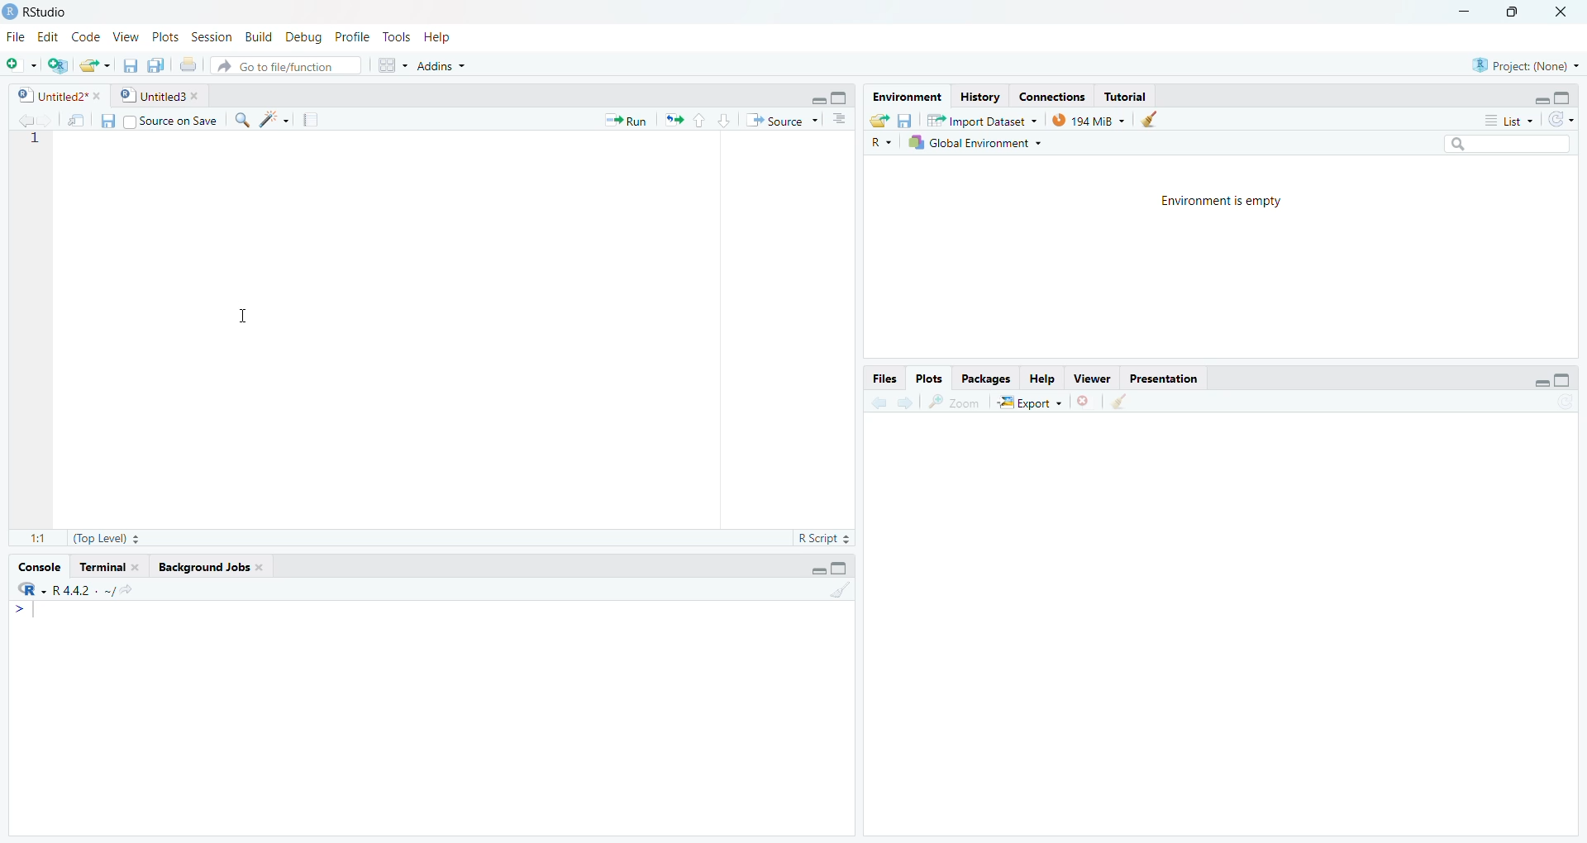 Image resolution: width=1587 pixels, height=843 pixels. What do you see at coordinates (1089, 120) in the screenshot?
I see `194 MiB` at bounding box center [1089, 120].